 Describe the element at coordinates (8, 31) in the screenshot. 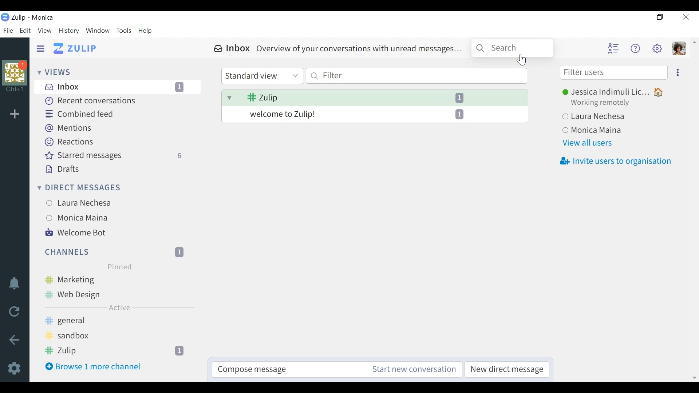

I see `File` at that location.